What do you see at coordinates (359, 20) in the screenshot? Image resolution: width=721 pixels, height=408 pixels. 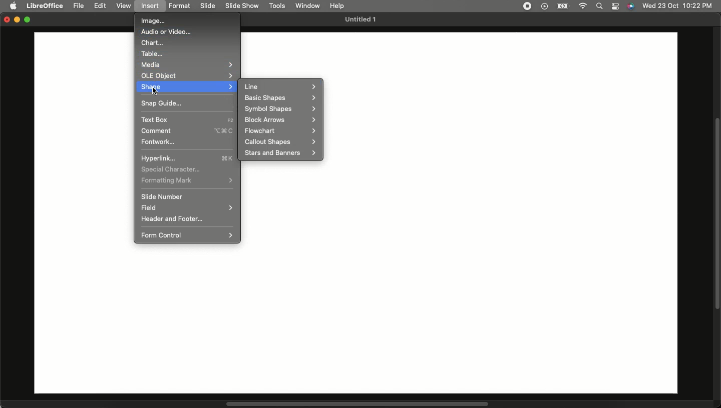 I see `Untitled 1` at bounding box center [359, 20].